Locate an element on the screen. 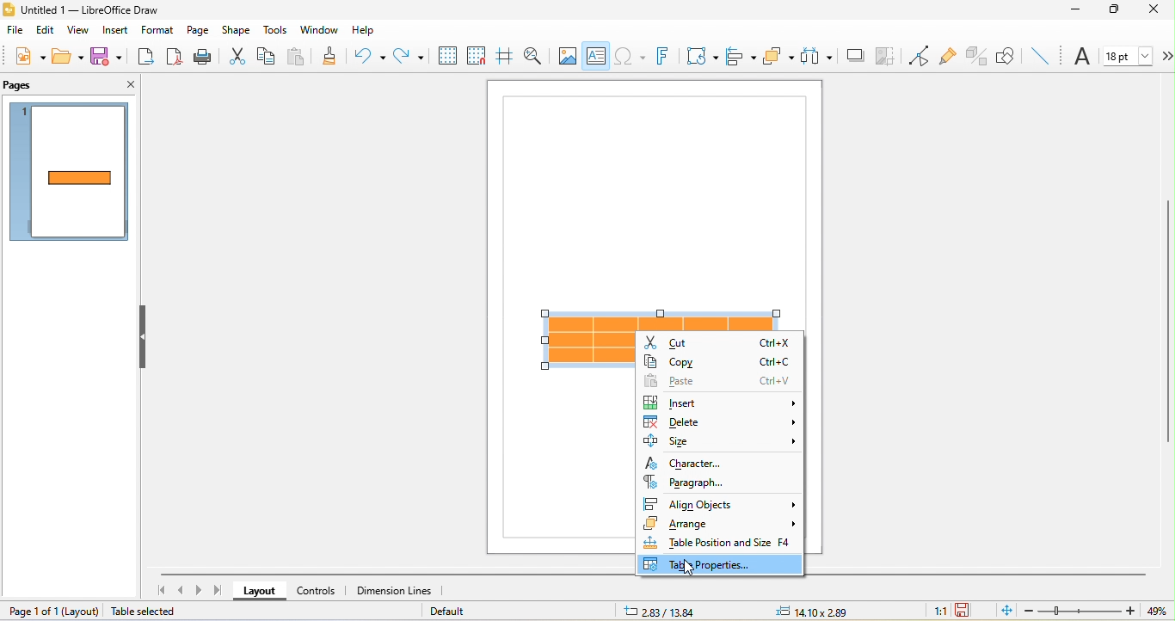  display to grids is located at coordinates (446, 55).